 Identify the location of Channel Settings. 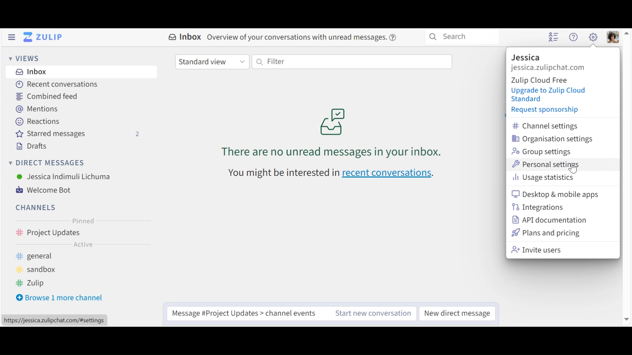
(550, 127).